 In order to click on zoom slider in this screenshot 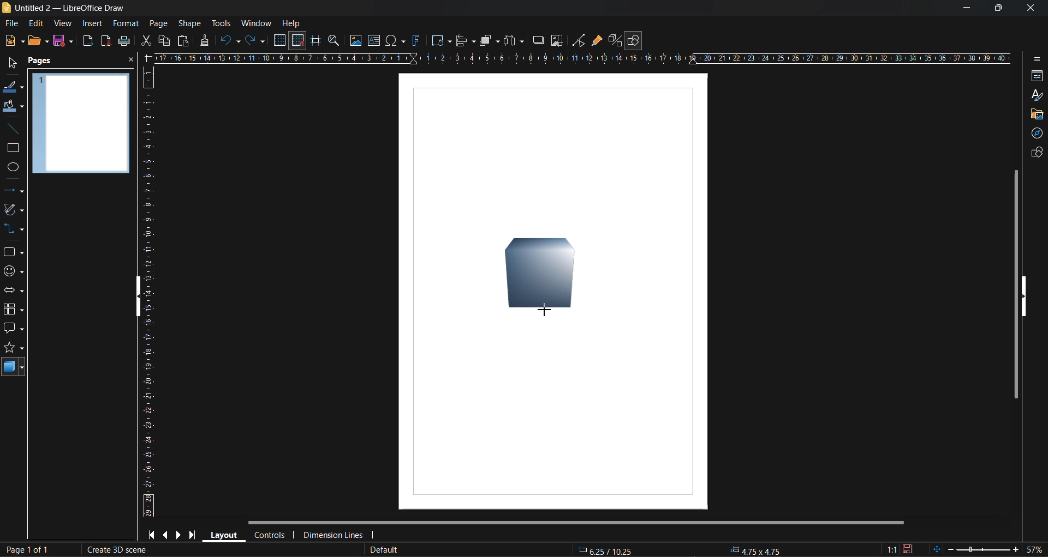, I will do `click(983, 549)`.